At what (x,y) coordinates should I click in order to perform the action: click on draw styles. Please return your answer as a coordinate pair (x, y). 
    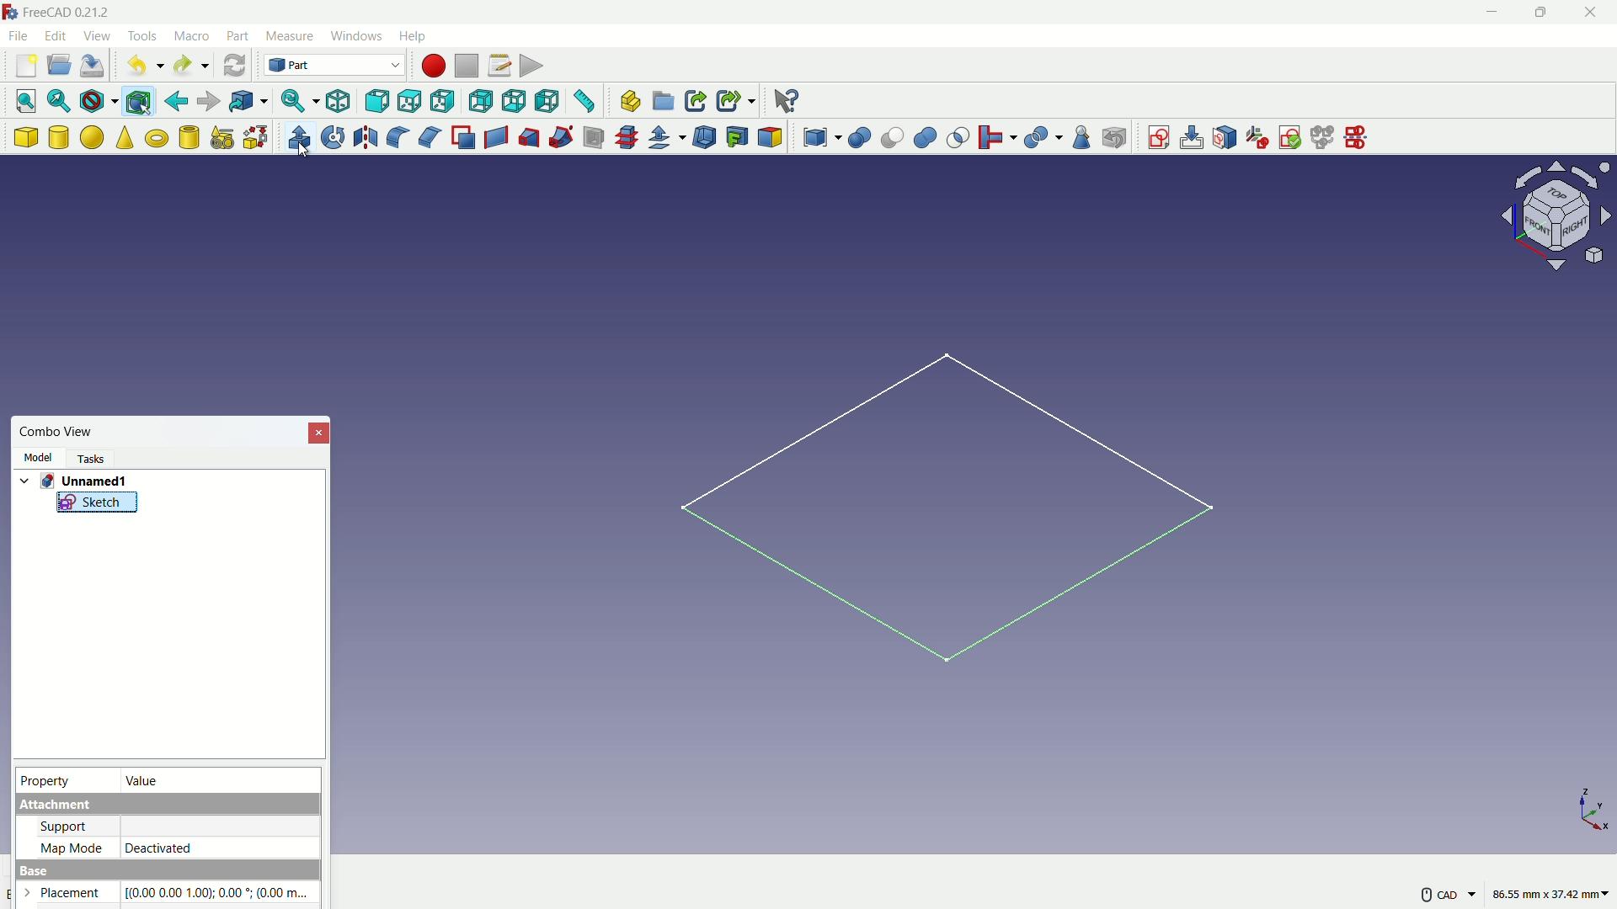
    Looking at the image, I should click on (100, 102).